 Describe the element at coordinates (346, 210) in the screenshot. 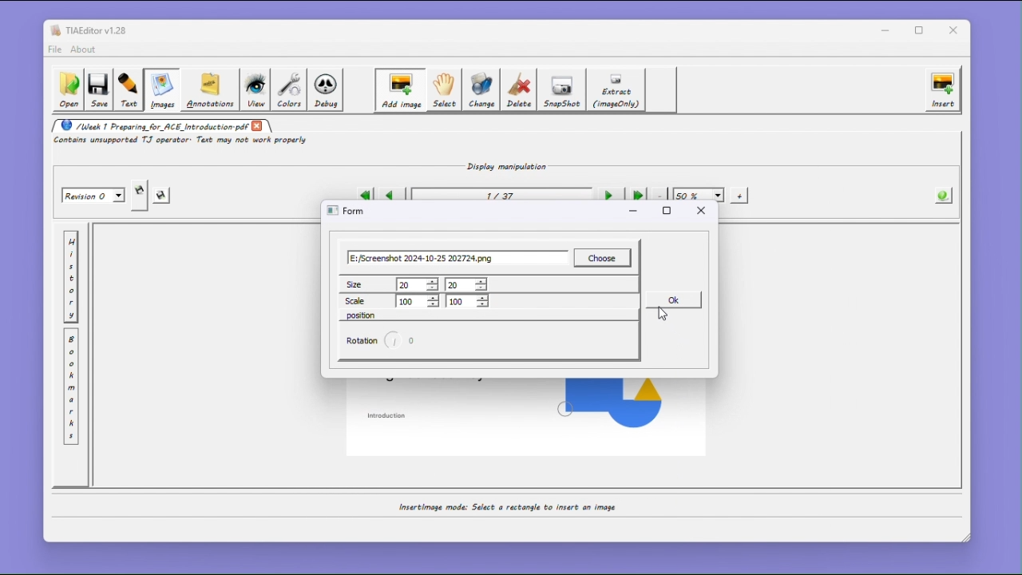

I see `form` at that location.